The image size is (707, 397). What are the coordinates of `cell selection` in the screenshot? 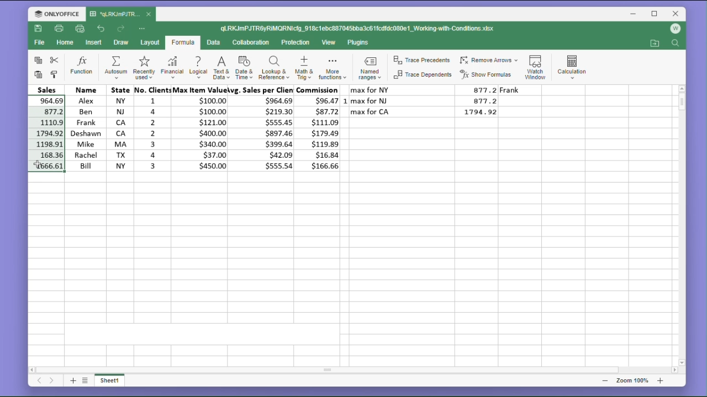 It's located at (46, 134).